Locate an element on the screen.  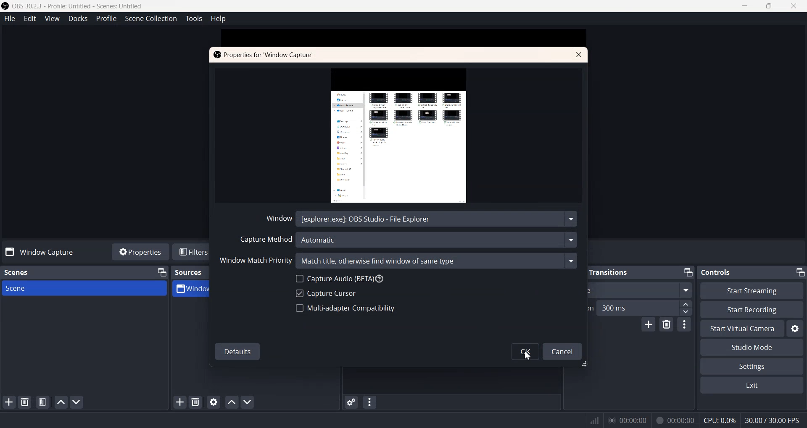
Remove Selected Scene is located at coordinates (25, 402).